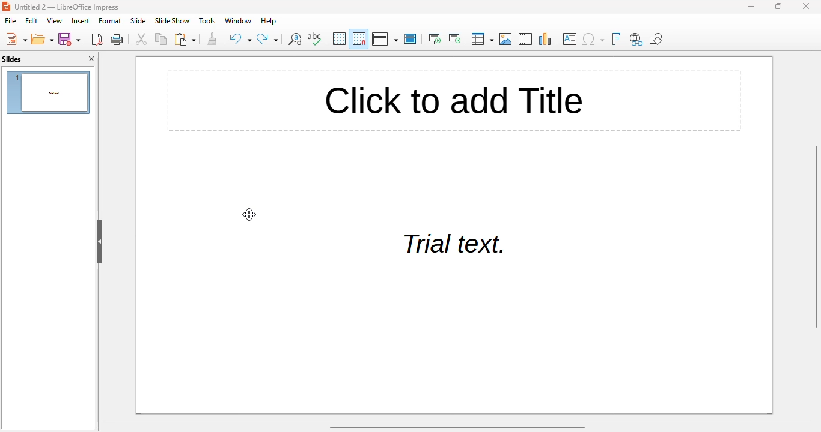 The width and height of the screenshot is (821, 432). I want to click on slideshow, so click(172, 21).